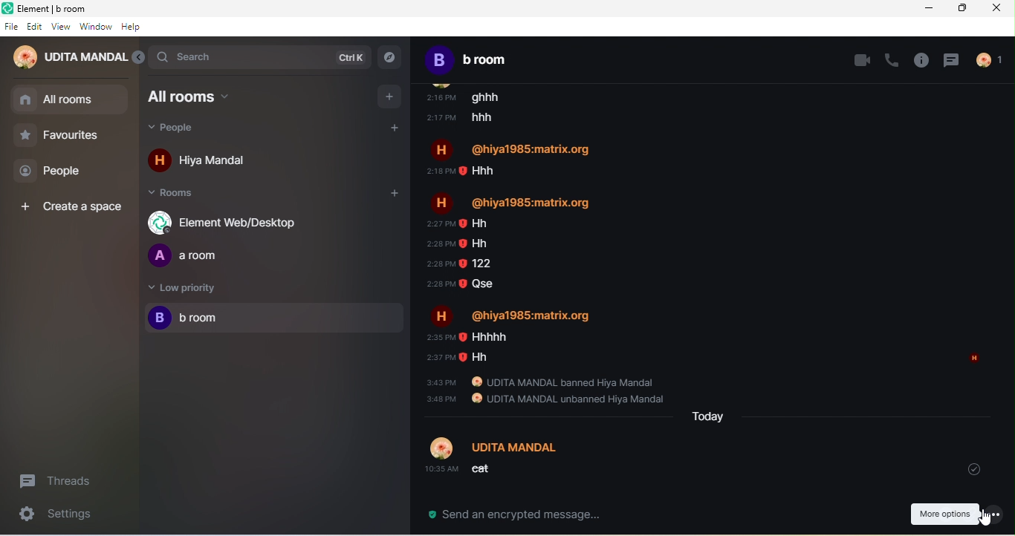 This screenshot has height=536, width=1015. What do you see at coordinates (275, 319) in the screenshot?
I see `b room` at bounding box center [275, 319].